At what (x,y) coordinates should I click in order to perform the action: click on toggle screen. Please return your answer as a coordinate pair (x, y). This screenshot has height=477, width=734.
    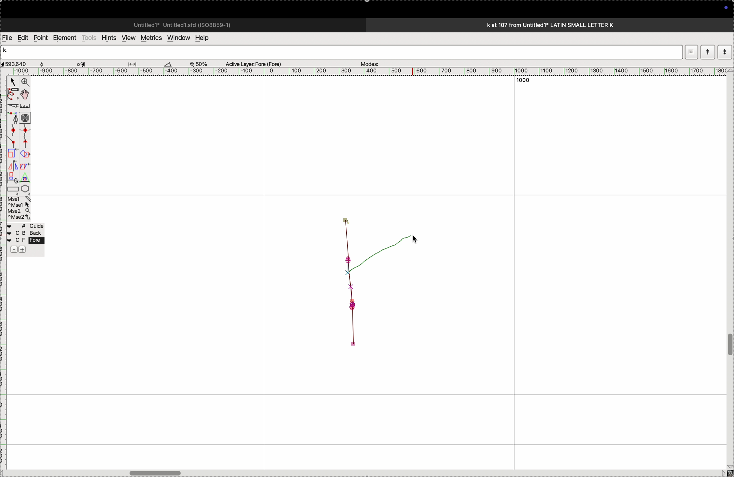
    Looking at the image, I should click on (157, 472).